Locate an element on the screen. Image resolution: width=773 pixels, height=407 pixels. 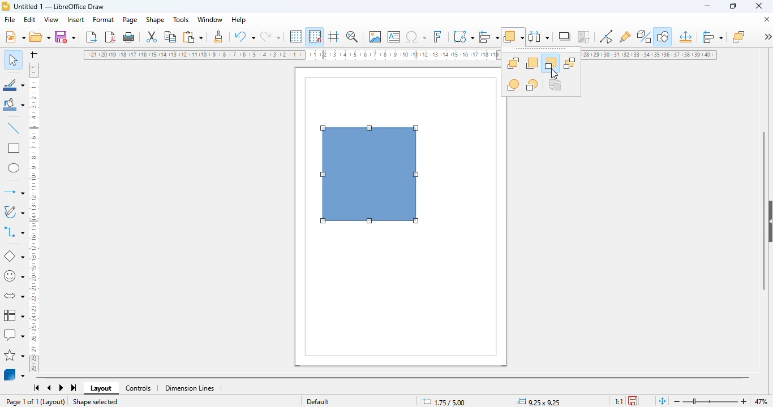
connectors is located at coordinates (14, 232).